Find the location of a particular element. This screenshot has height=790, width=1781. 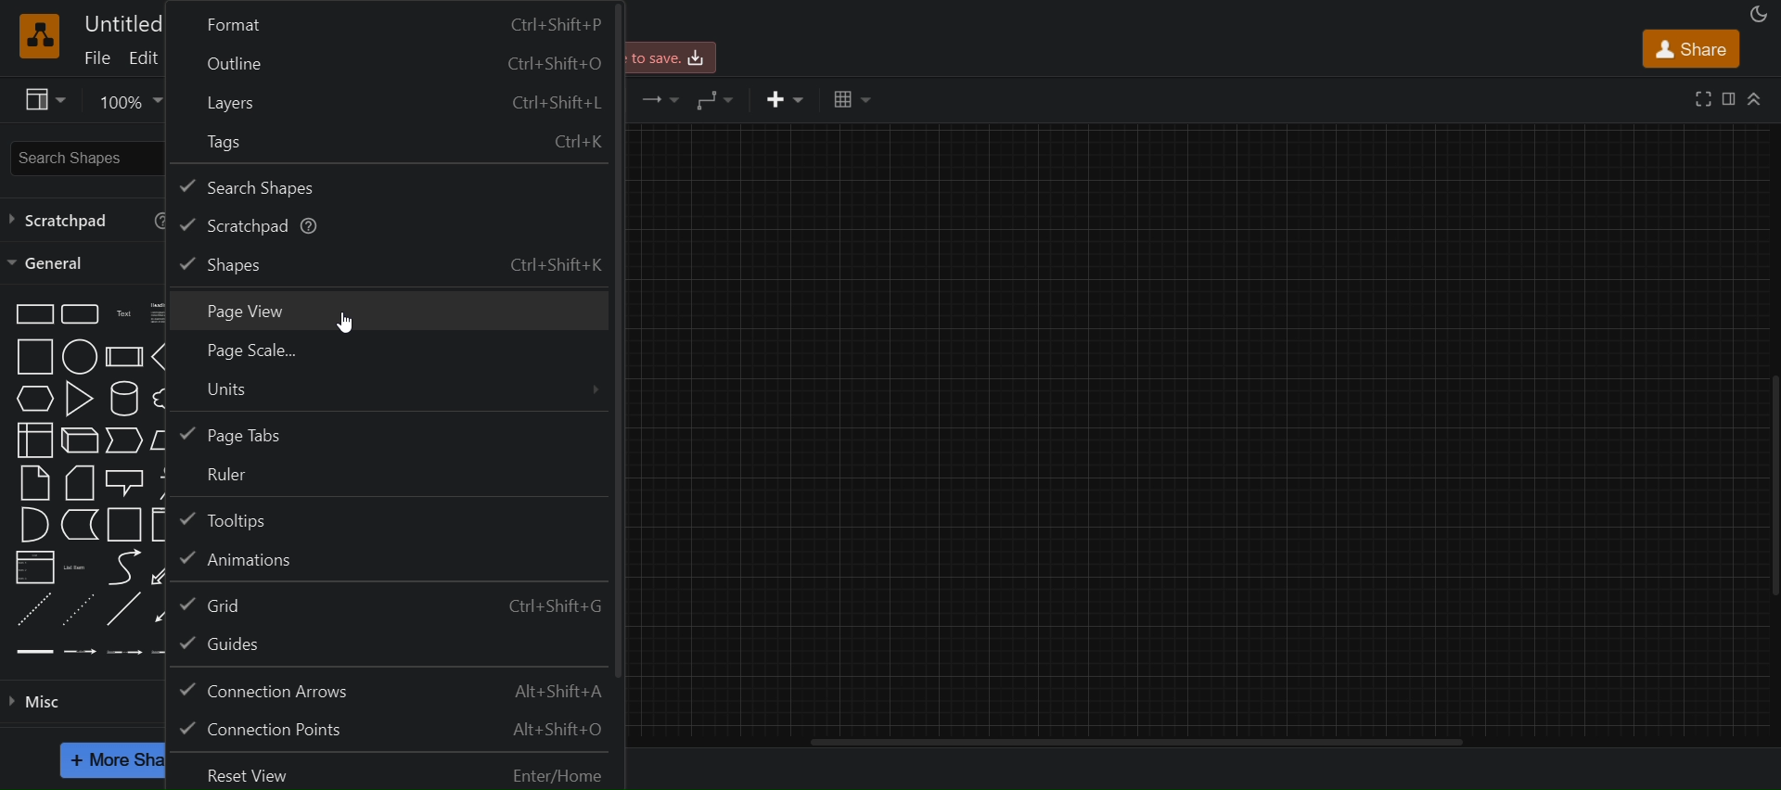

reset view is located at coordinates (395, 769).